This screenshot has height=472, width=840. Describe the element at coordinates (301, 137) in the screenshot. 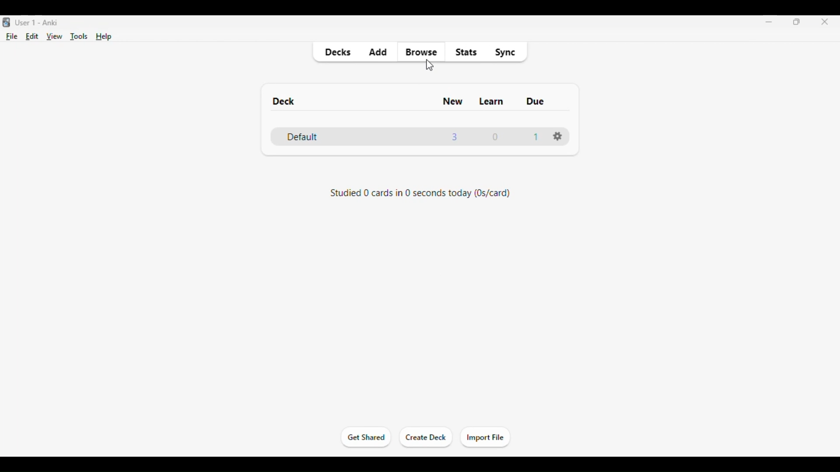

I see `default` at that location.